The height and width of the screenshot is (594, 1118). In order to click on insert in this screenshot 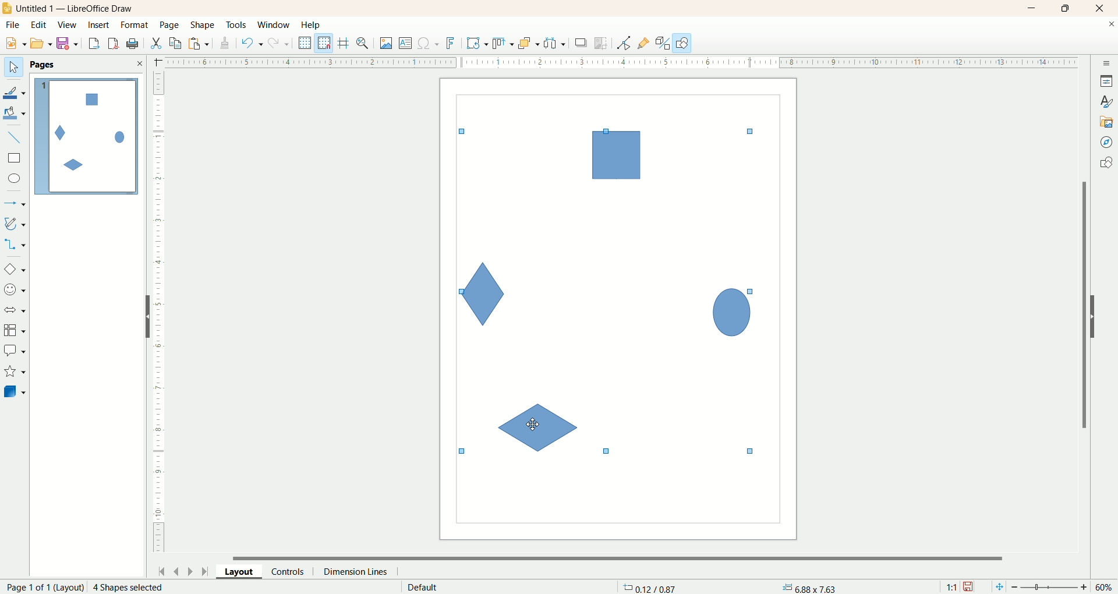, I will do `click(100, 25)`.